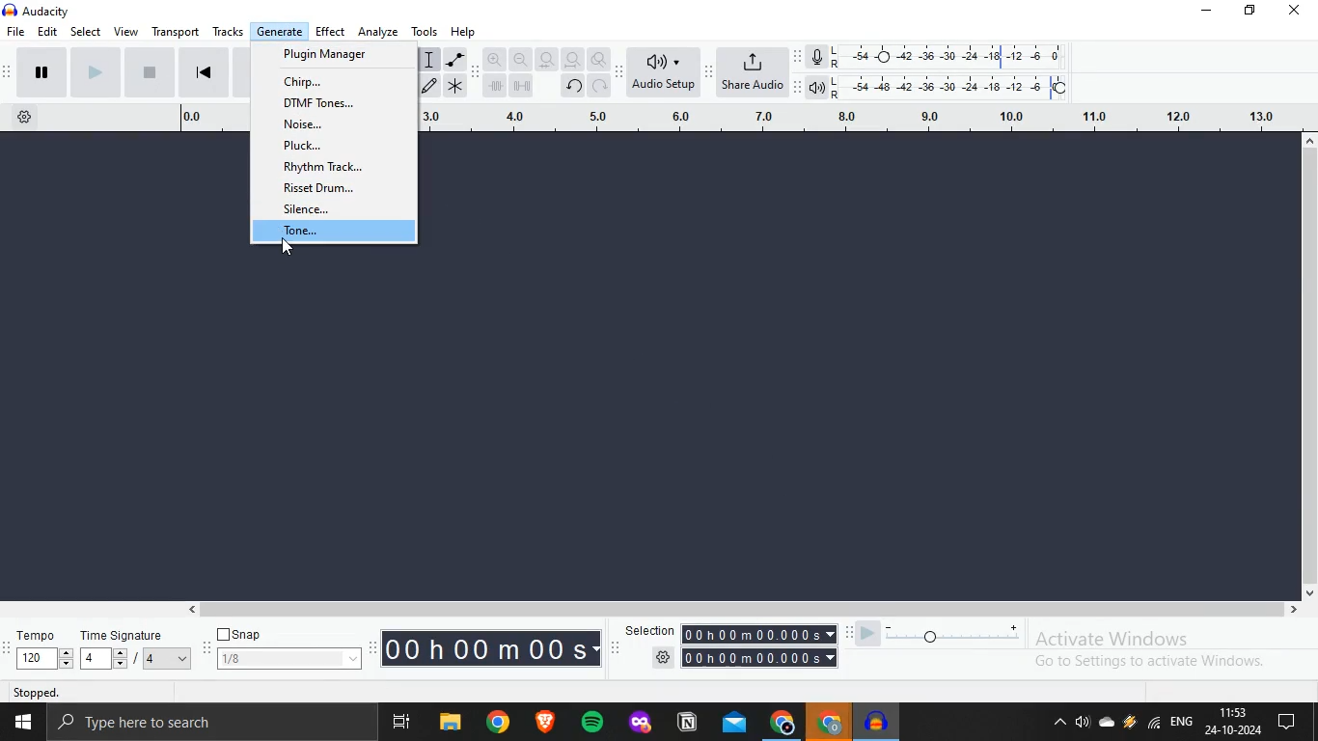 The image size is (1318, 741). Describe the element at coordinates (878, 722) in the screenshot. I see `Music Playe` at that location.